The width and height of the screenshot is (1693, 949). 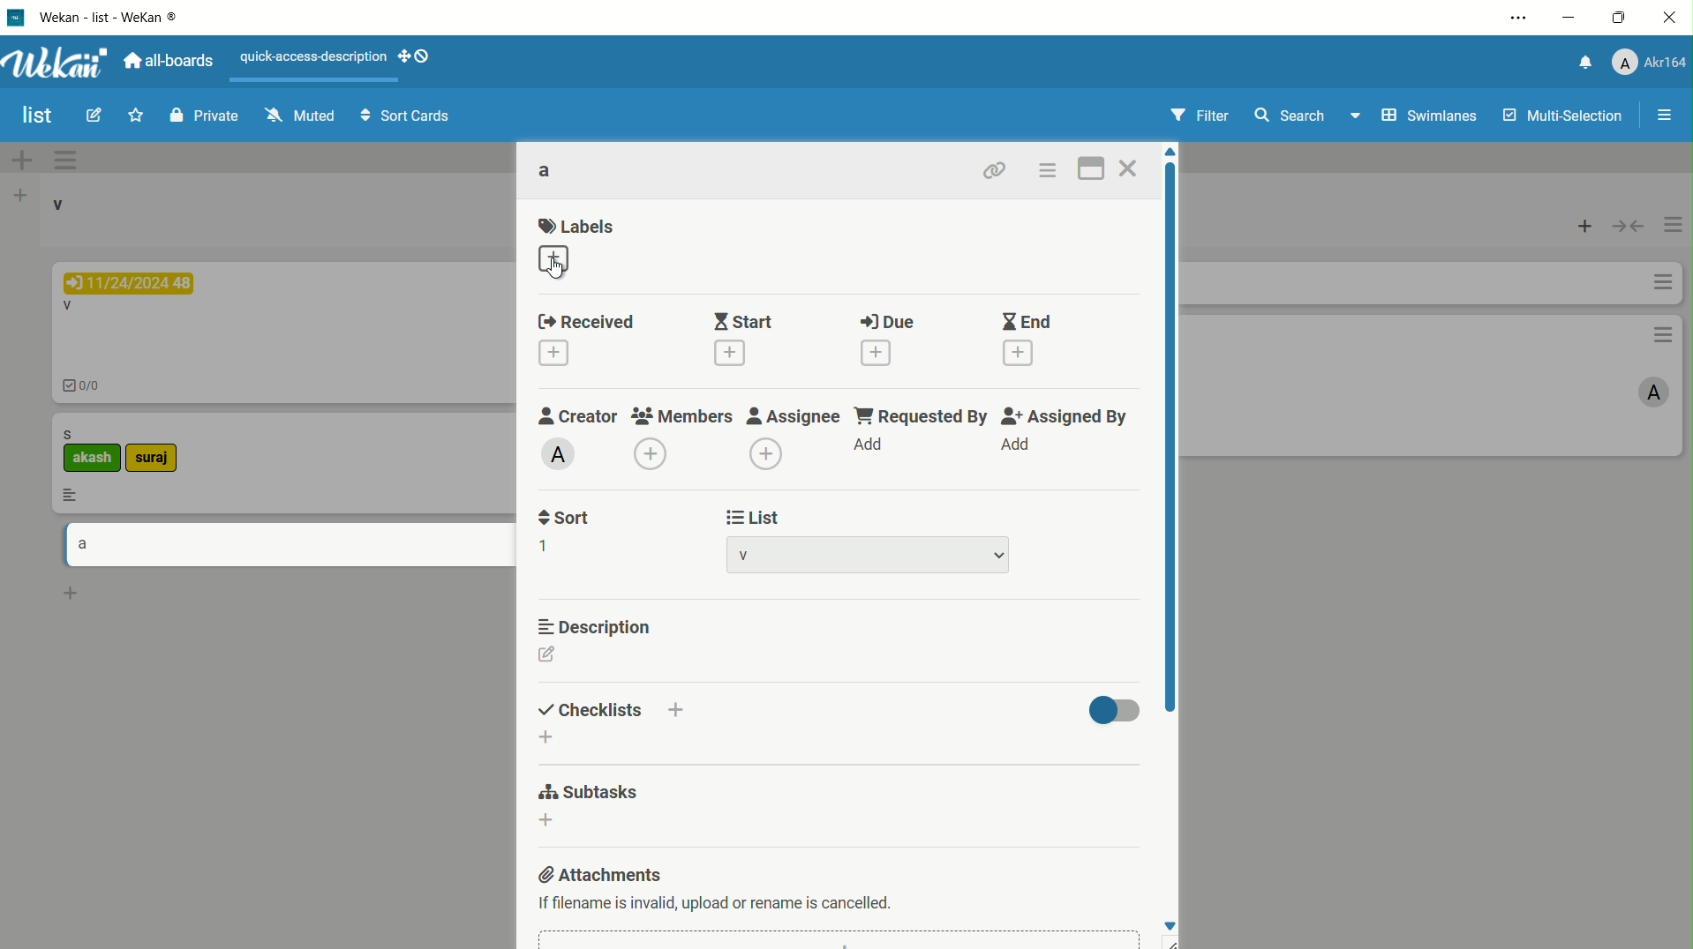 I want to click on all boards, so click(x=172, y=59).